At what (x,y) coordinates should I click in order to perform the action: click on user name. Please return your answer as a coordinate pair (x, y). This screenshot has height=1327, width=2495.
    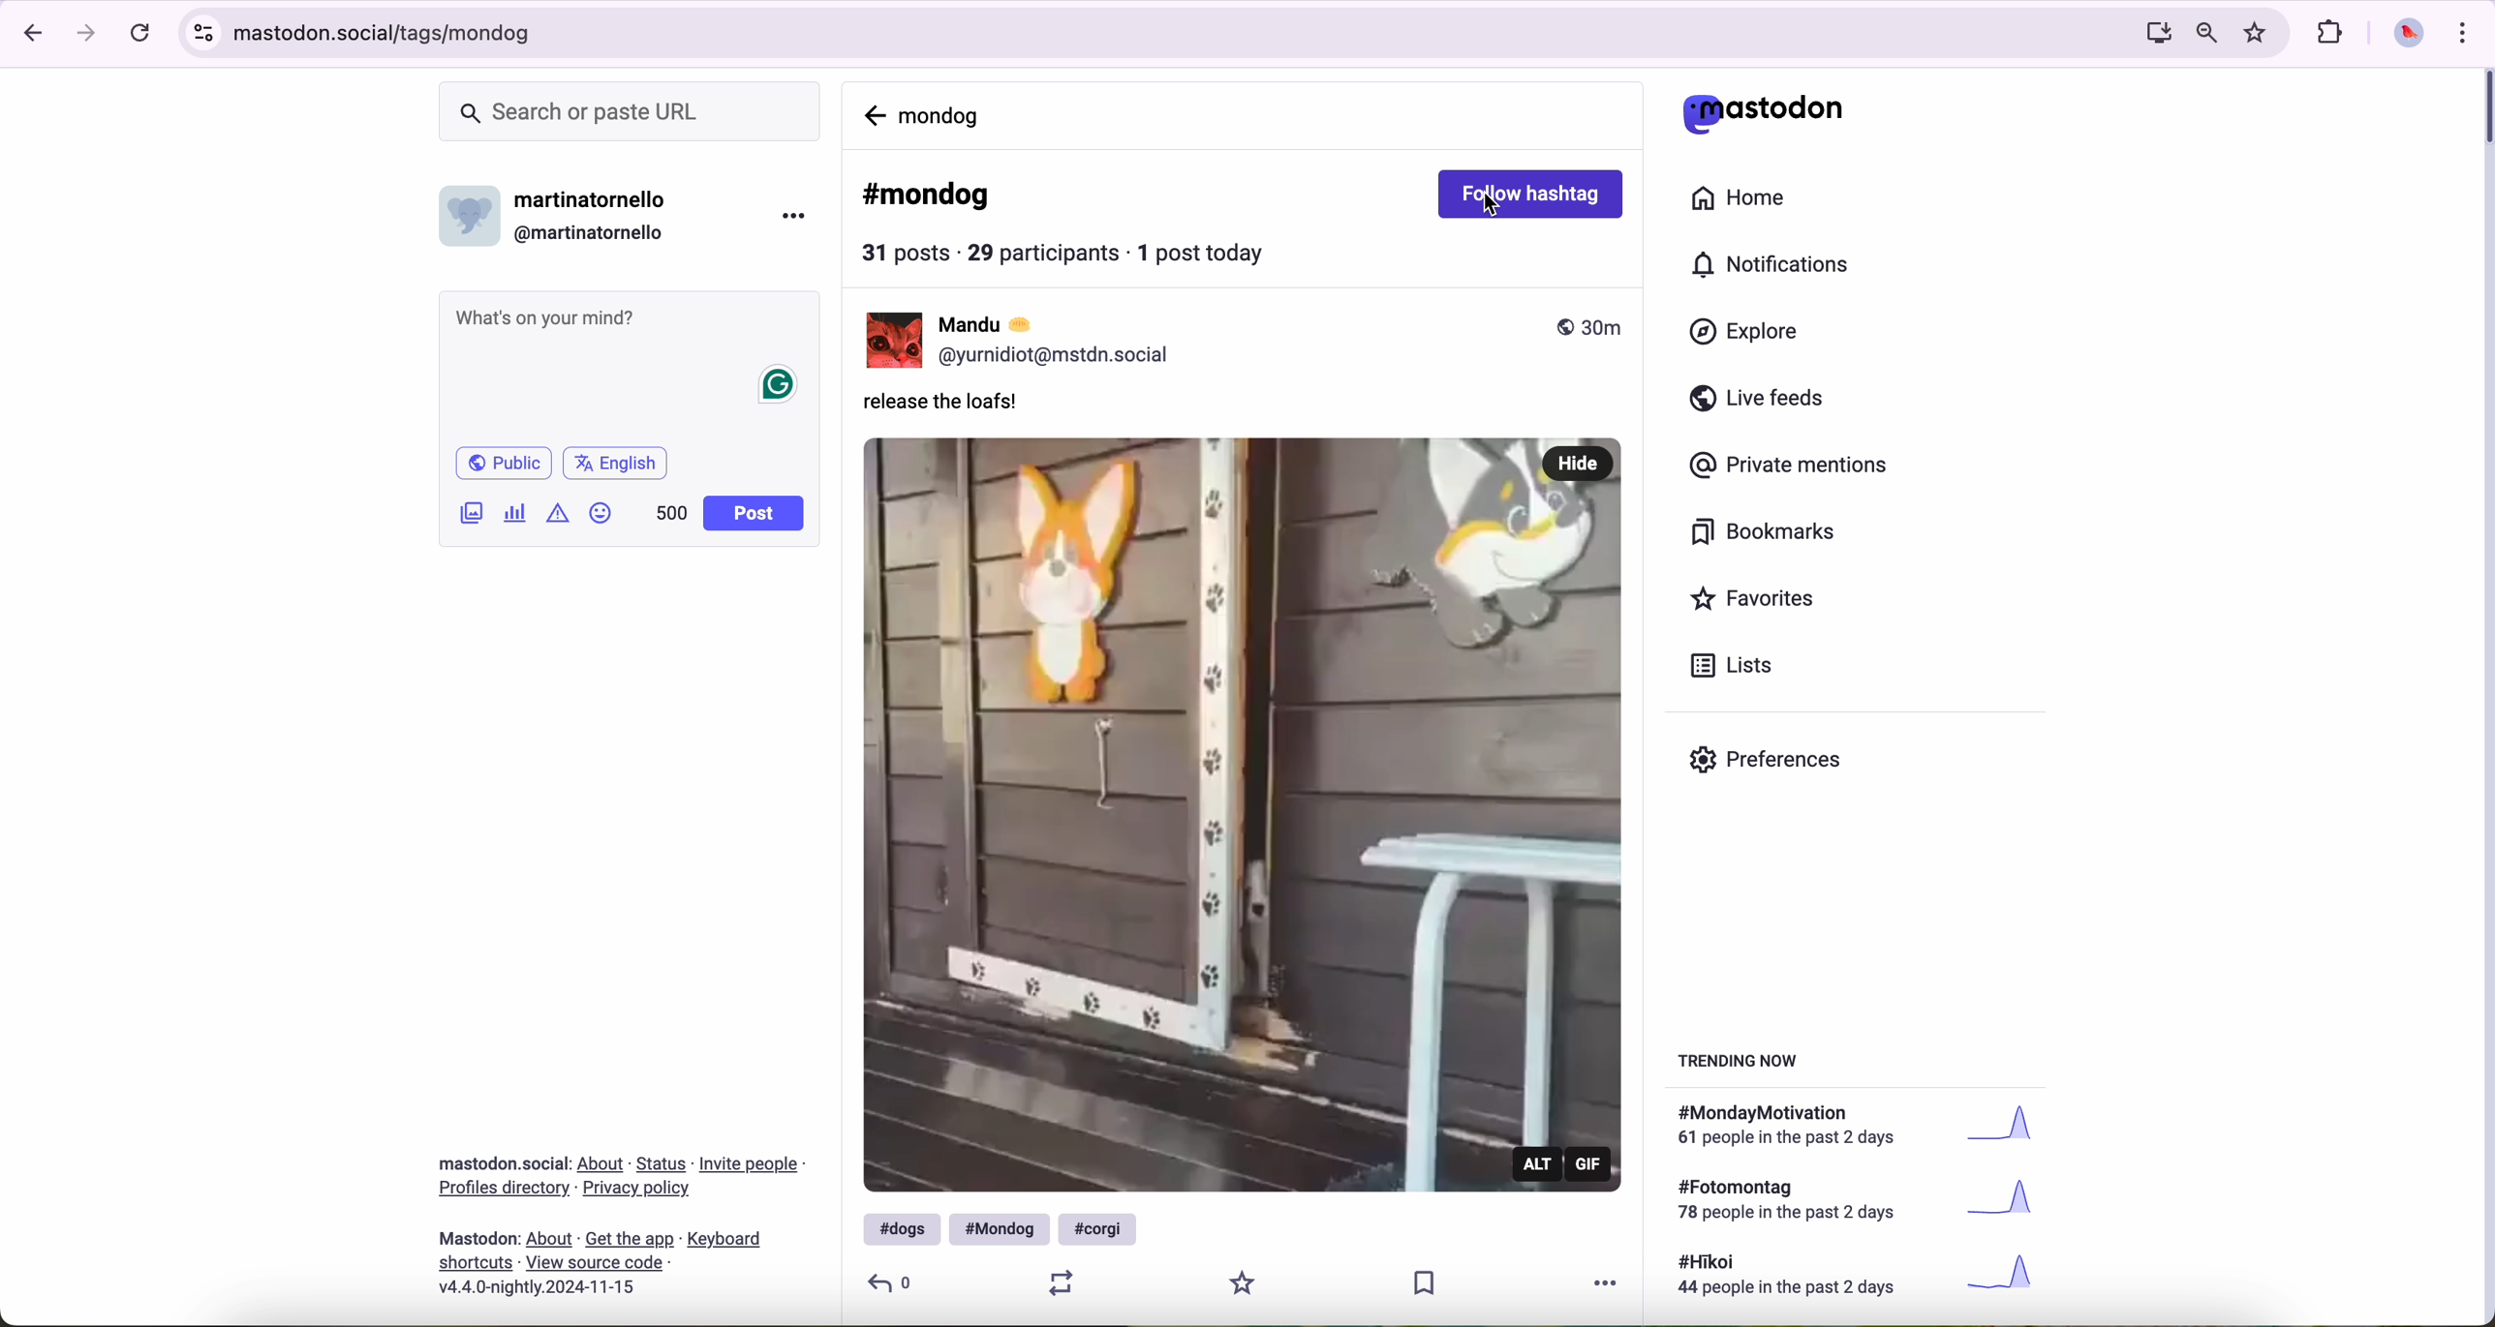
    Looking at the image, I should click on (1001, 324).